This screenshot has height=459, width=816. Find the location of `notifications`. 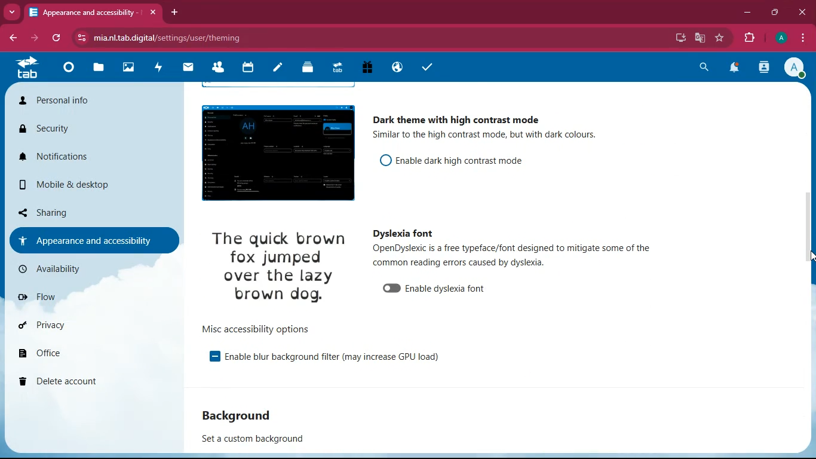

notifications is located at coordinates (82, 156).